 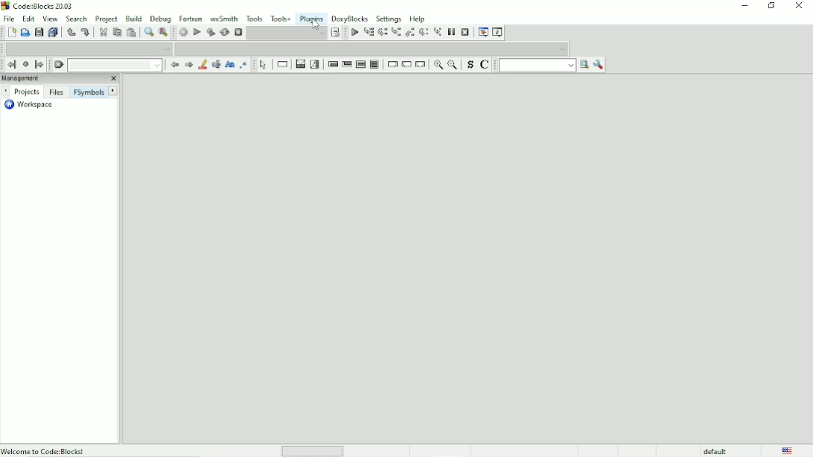 I want to click on Minimize, so click(x=744, y=6).